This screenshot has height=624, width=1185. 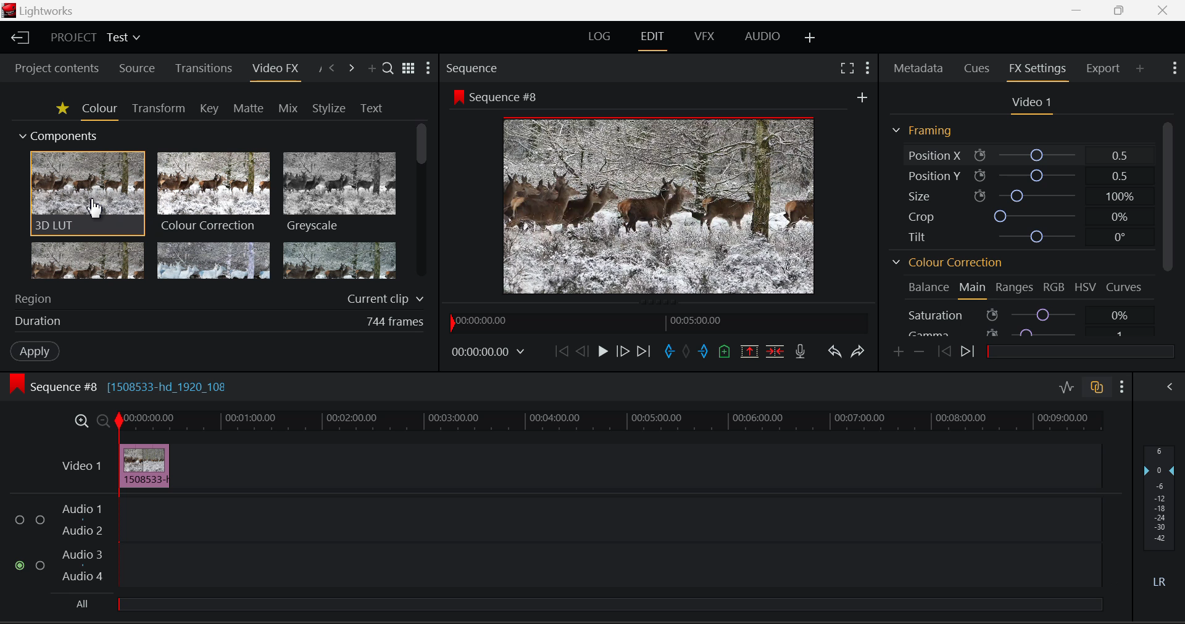 What do you see at coordinates (276, 71) in the screenshot?
I see `Video FX Panel Open` at bounding box center [276, 71].